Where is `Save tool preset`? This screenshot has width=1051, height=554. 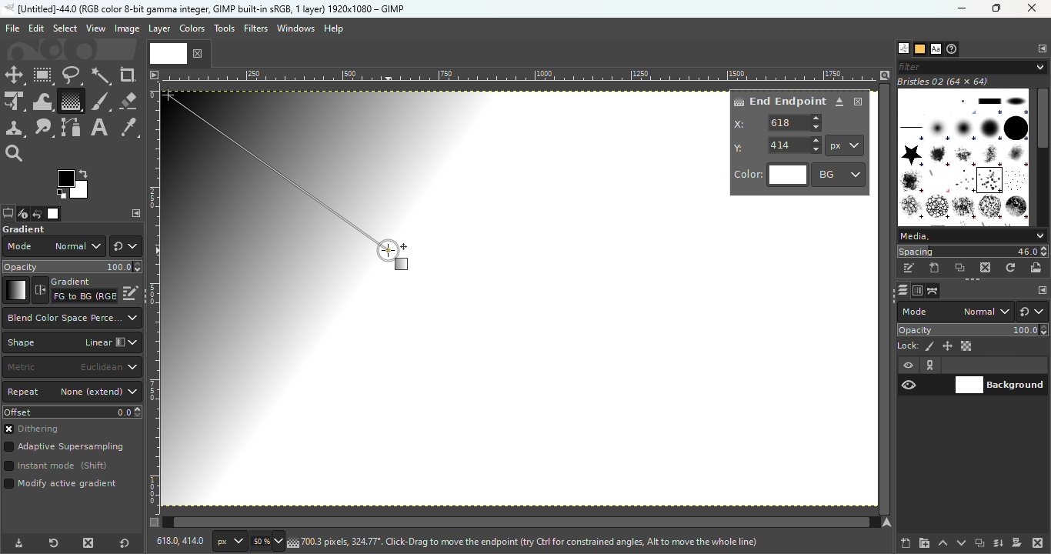
Save tool preset is located at coordinates (17, 544).